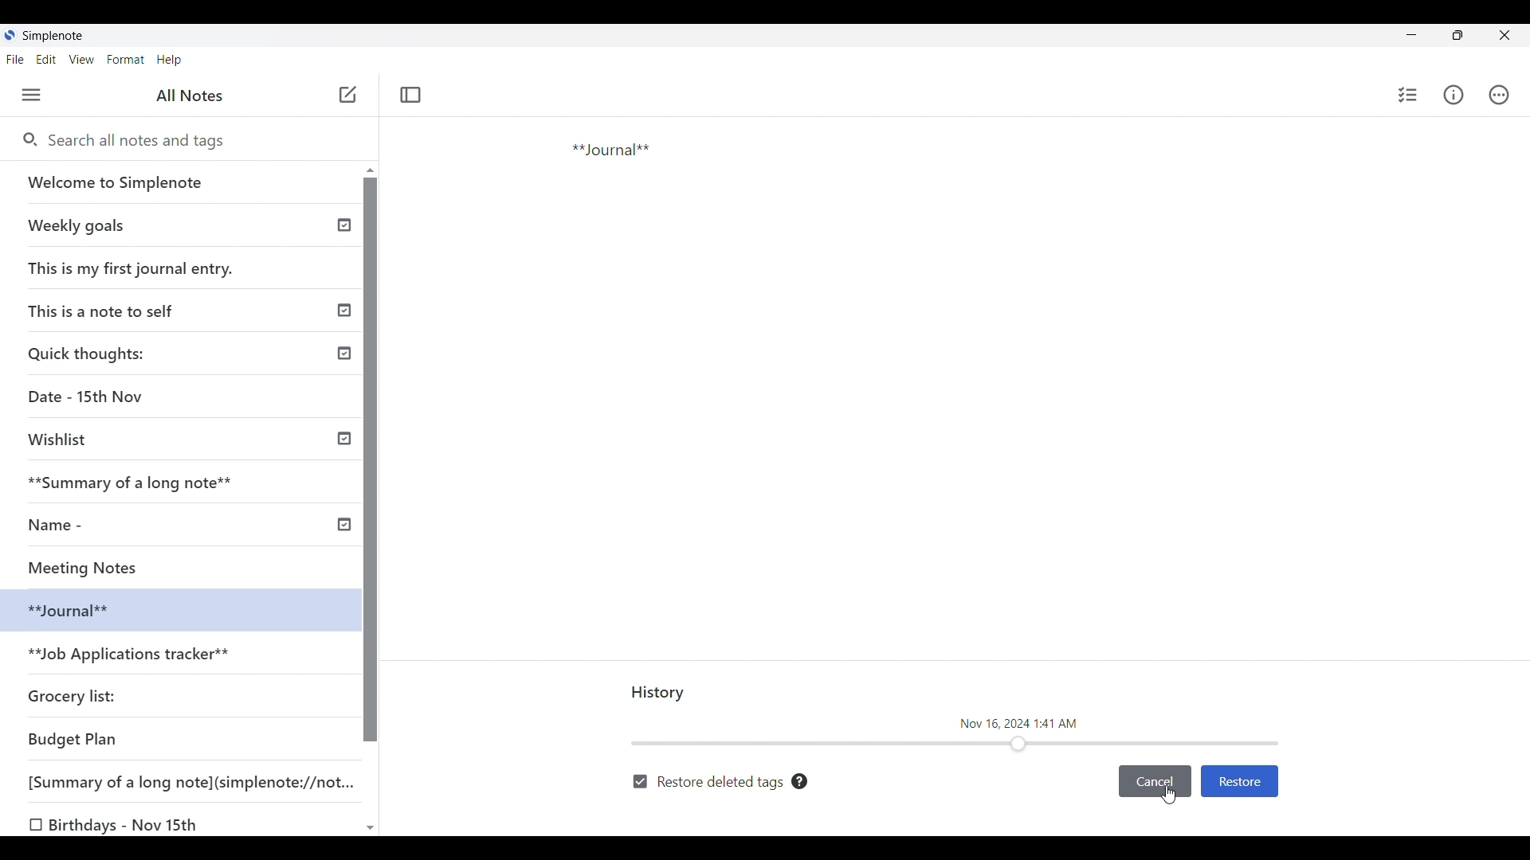 This screenshot has width=1530, height=860. I want to click on [Summary of a long note](simplenote://not..., so click(198, 781).